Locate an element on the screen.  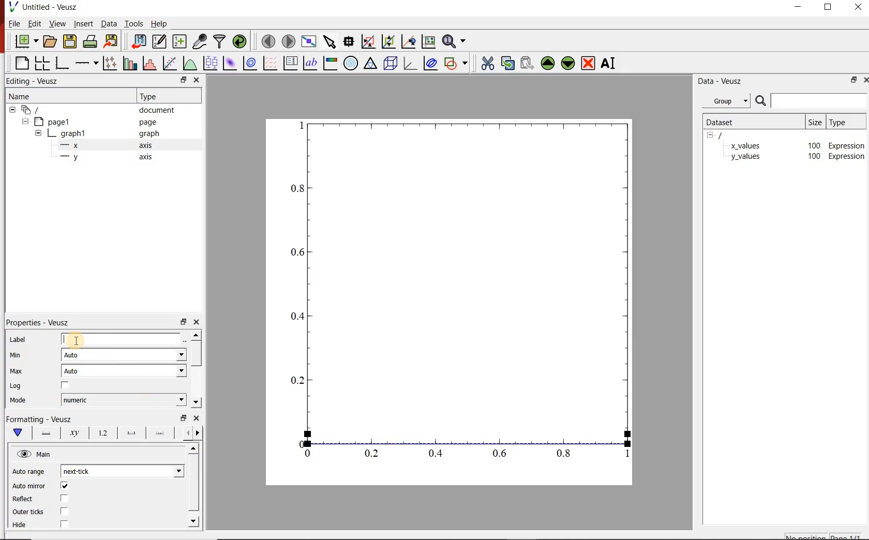
input search is located at coordinates (818, 100).